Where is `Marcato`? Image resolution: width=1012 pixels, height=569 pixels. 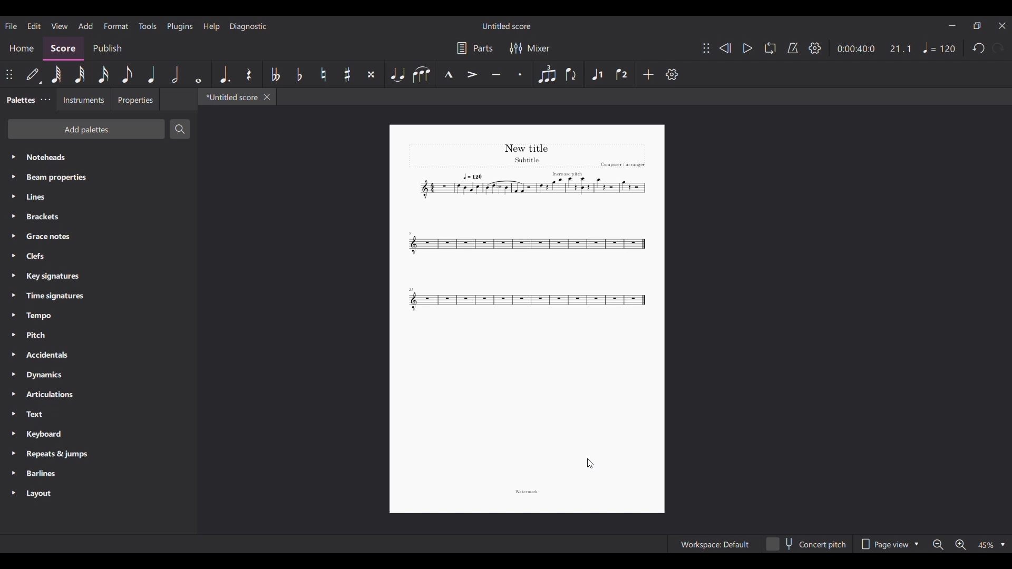
Marcato is located at coordinates (449, 74).